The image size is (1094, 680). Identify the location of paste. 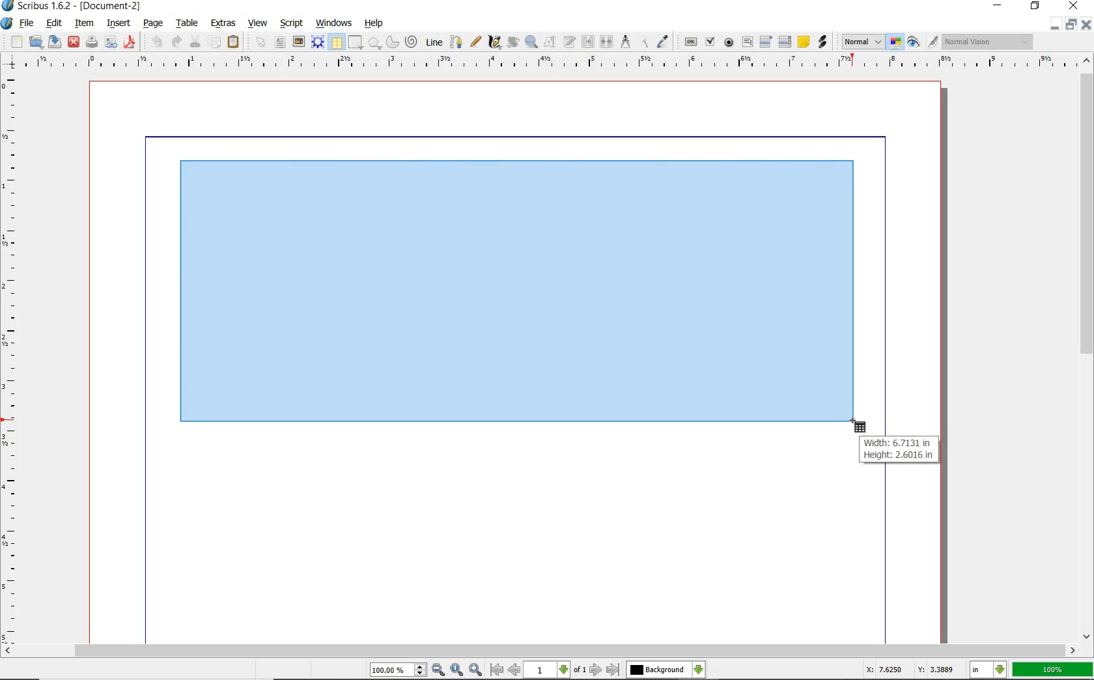
(234, 43).